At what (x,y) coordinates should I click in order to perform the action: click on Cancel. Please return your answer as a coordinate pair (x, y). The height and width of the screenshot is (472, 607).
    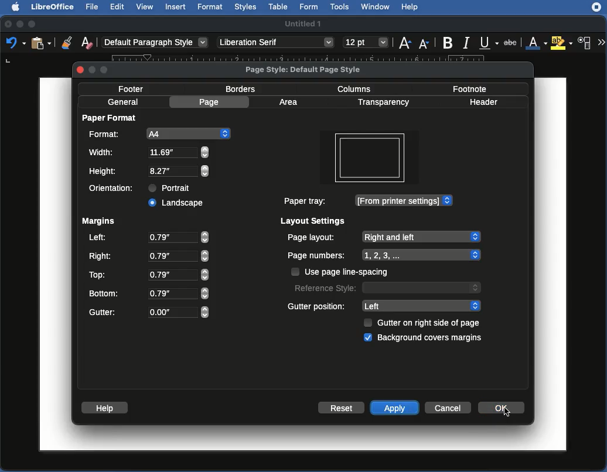
    Looking at the image, I should click on (448, 408).